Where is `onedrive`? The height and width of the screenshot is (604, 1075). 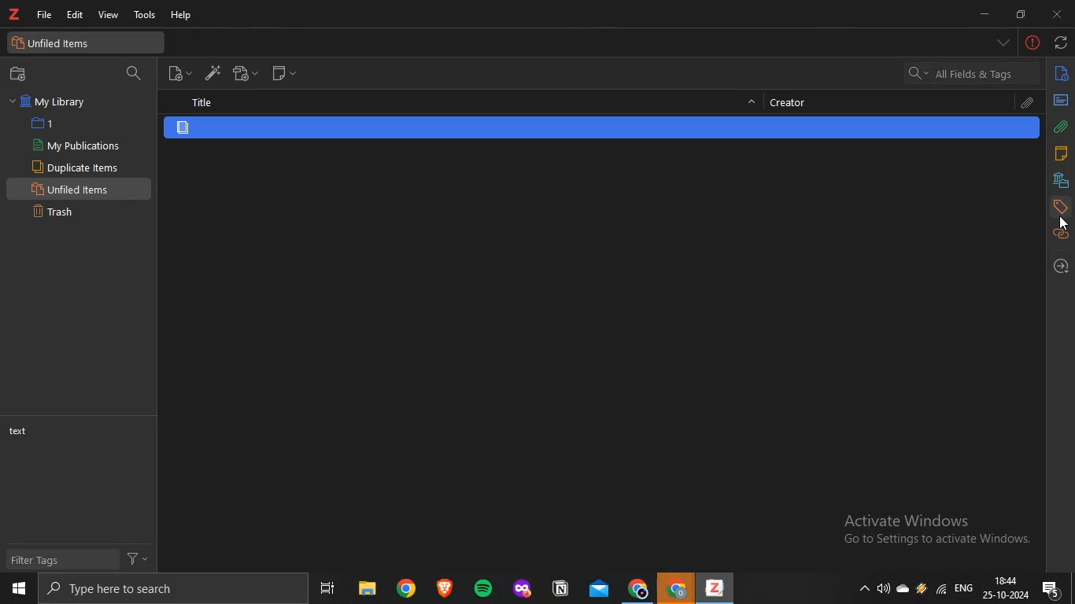
onedrive is located at coordinates (901, 588).